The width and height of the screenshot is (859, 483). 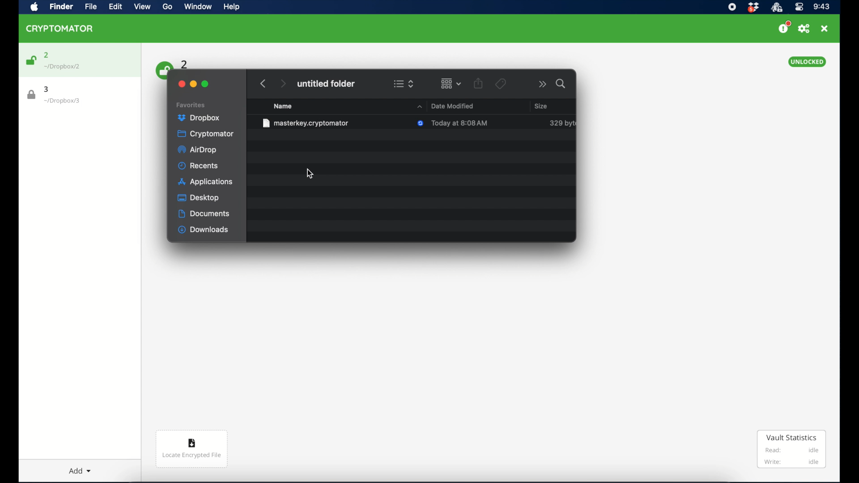 What do you see at coordinates (561, 84) in the screenshot?
I see `search` at bounding box center [561, 84].